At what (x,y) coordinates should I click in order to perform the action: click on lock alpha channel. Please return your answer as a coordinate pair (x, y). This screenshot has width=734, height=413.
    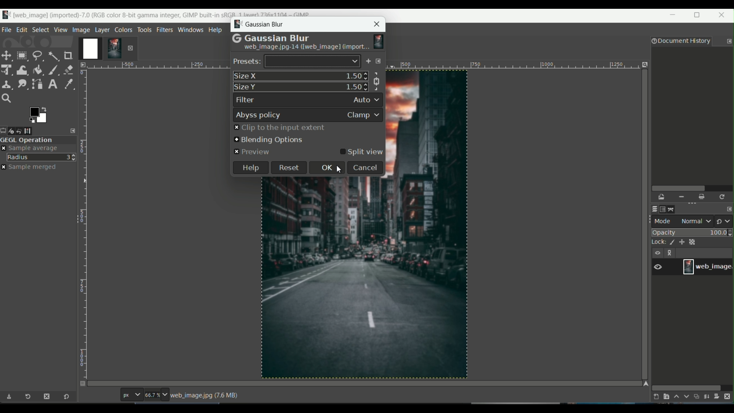
    Looking at the image, I should click on (693, 241).